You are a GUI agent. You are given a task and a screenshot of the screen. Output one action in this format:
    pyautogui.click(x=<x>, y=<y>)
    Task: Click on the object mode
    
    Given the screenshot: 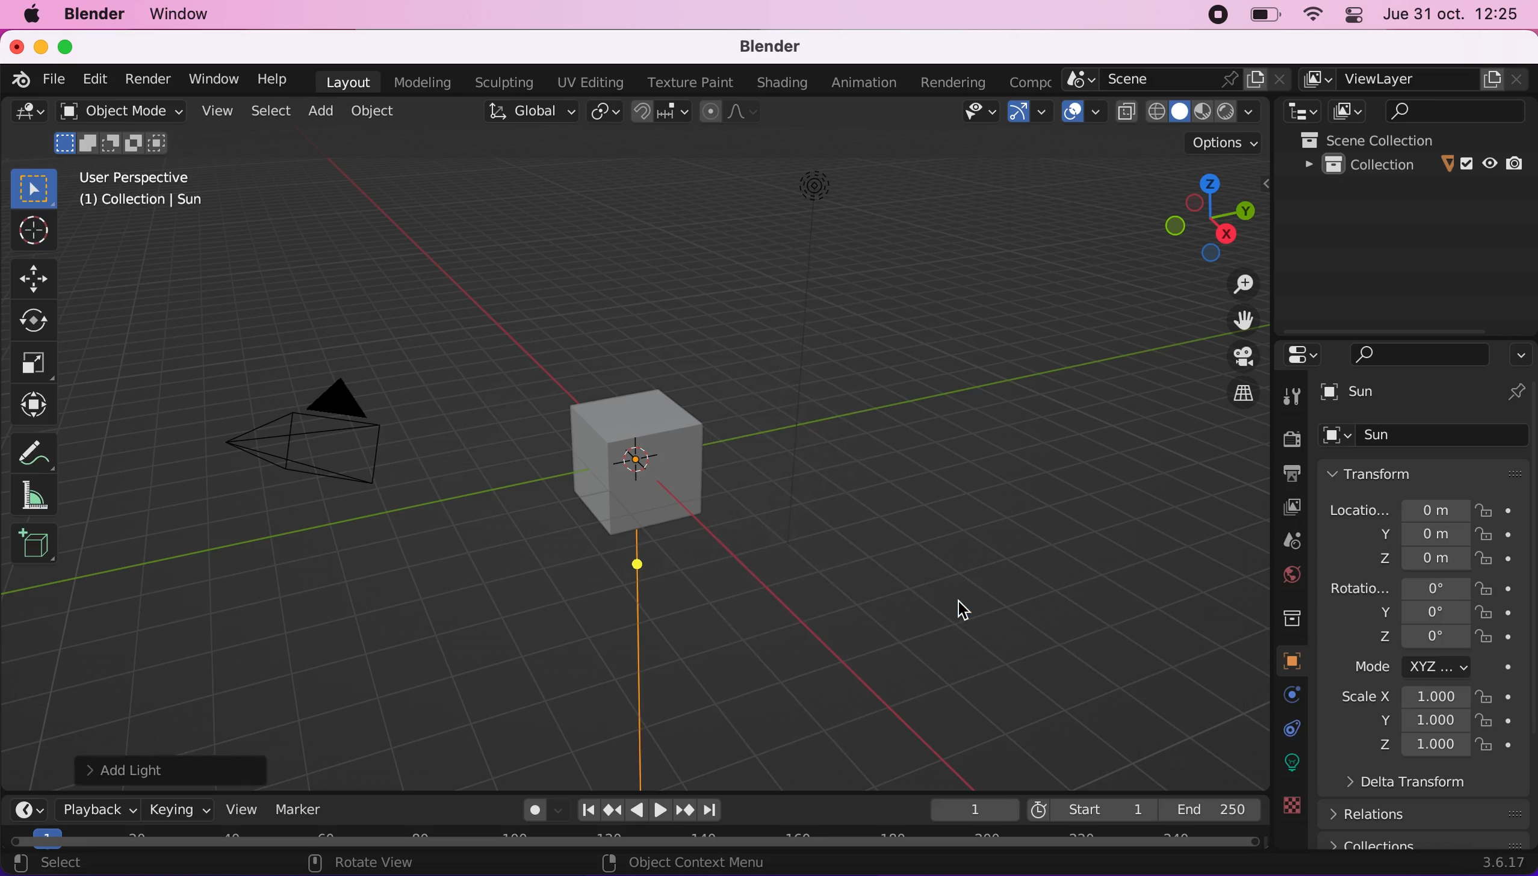 What is the action you would take?
    pyautogui.click(x=121, y=131)
    